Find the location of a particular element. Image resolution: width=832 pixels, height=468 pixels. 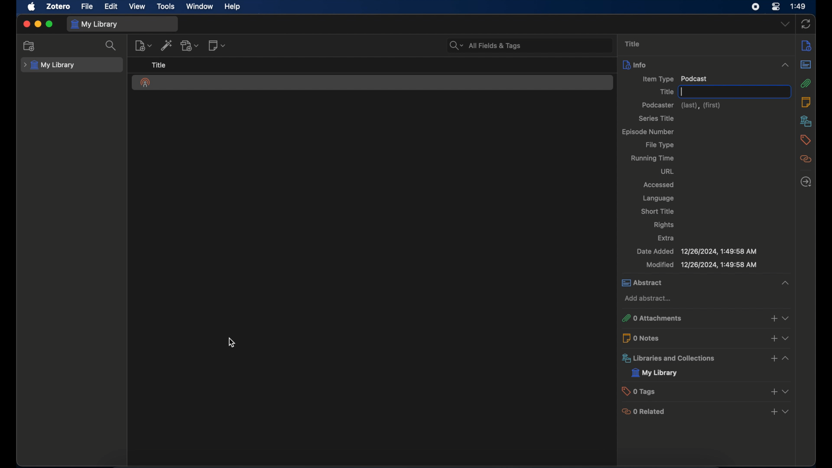

search is located at coordinates (110, 45).